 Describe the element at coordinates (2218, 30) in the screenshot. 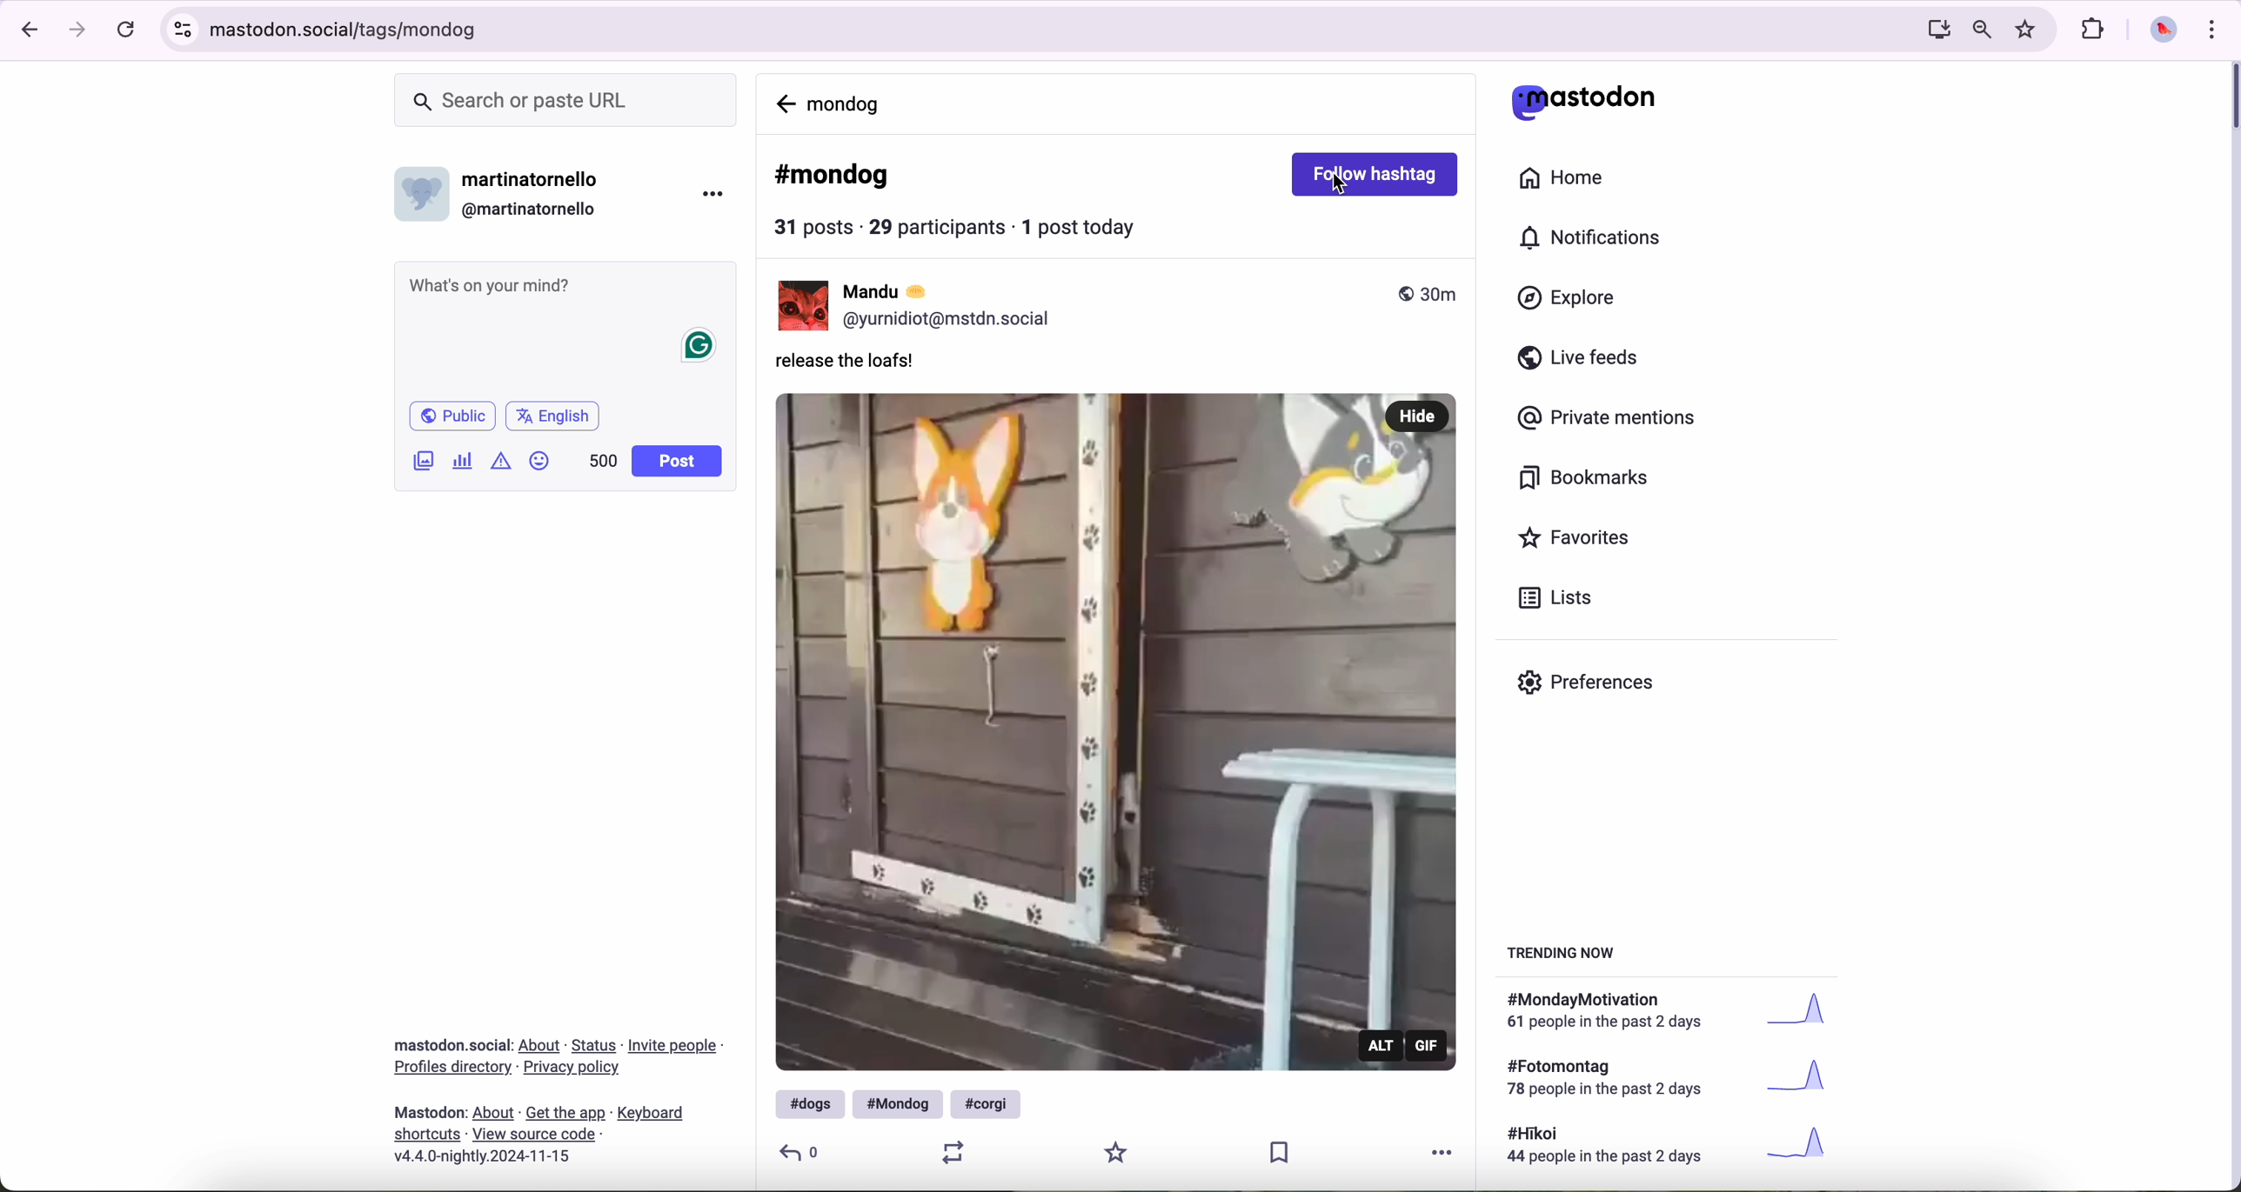

I see `customize and control Google Chrome` at that location.